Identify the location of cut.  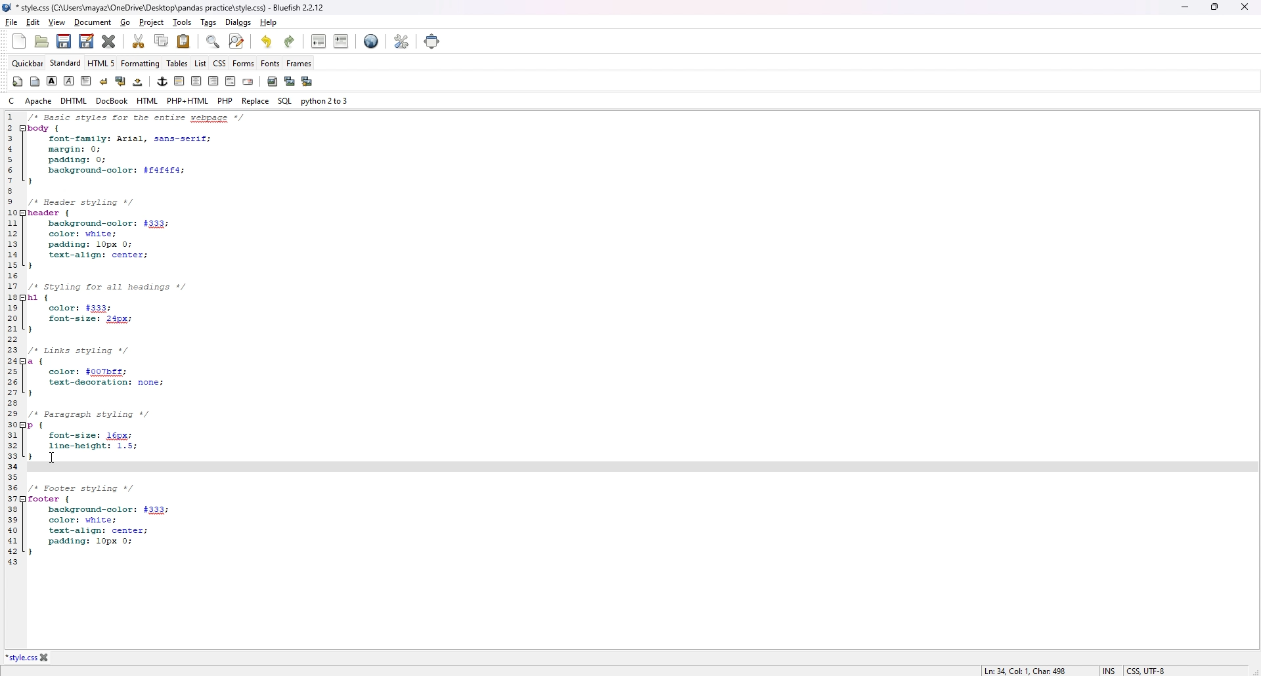
(139, 40).